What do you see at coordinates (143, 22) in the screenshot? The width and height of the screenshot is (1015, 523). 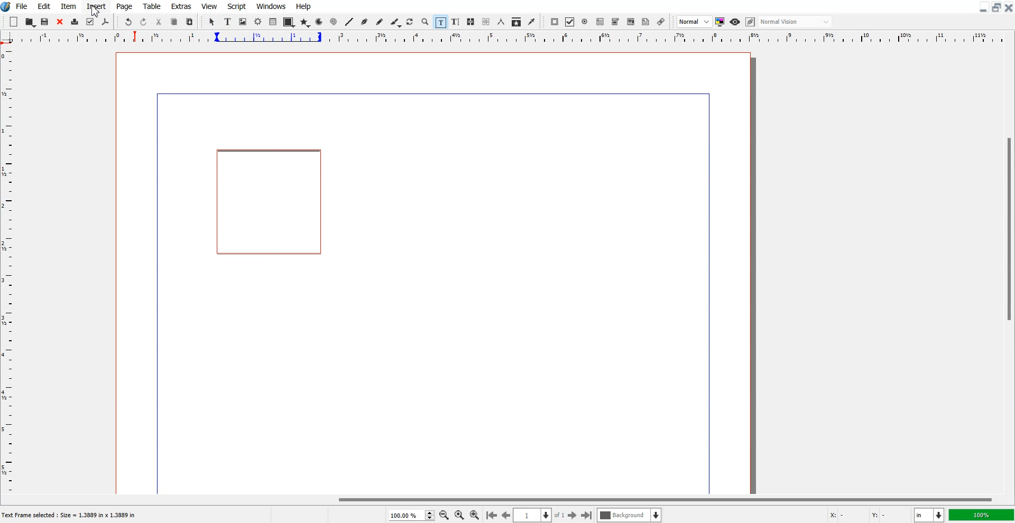 I see `Redo` at bounding box center [143, 22].